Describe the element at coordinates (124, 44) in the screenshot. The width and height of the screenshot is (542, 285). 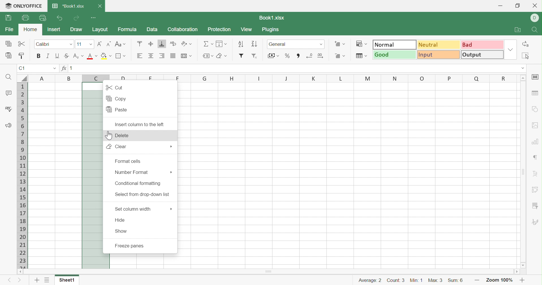
I see `Drop Down` at that location.